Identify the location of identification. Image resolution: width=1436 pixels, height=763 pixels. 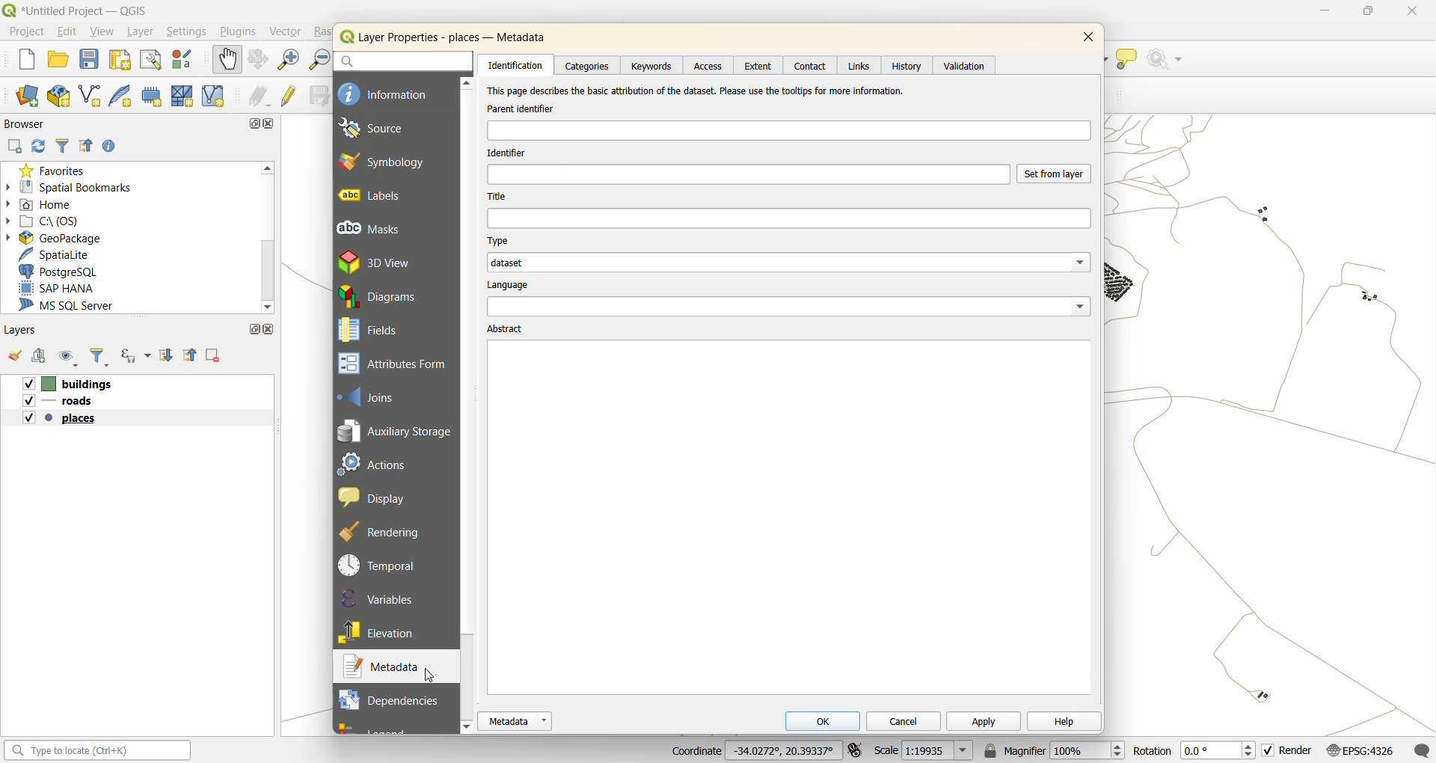
(520, 66).